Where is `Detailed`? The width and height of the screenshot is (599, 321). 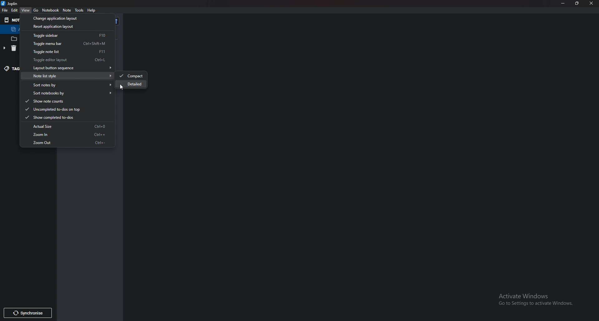 Detailed is located at coordinates (133, 84).